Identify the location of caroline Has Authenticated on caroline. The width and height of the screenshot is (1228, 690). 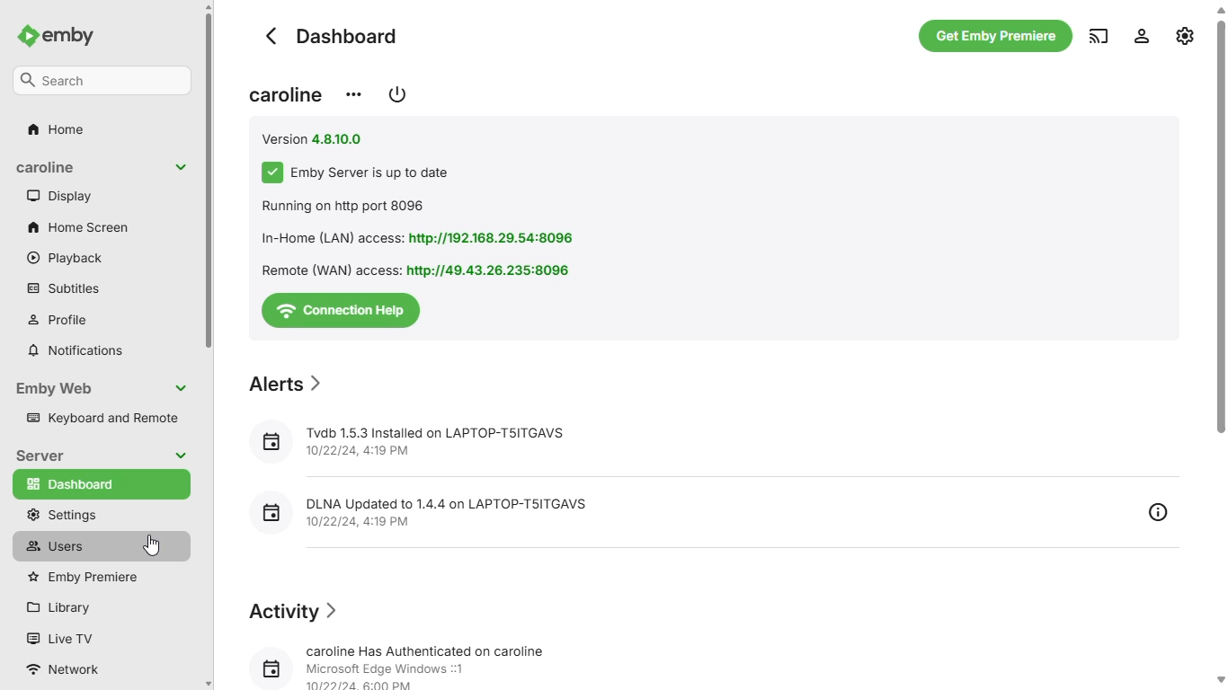
(427, 652).